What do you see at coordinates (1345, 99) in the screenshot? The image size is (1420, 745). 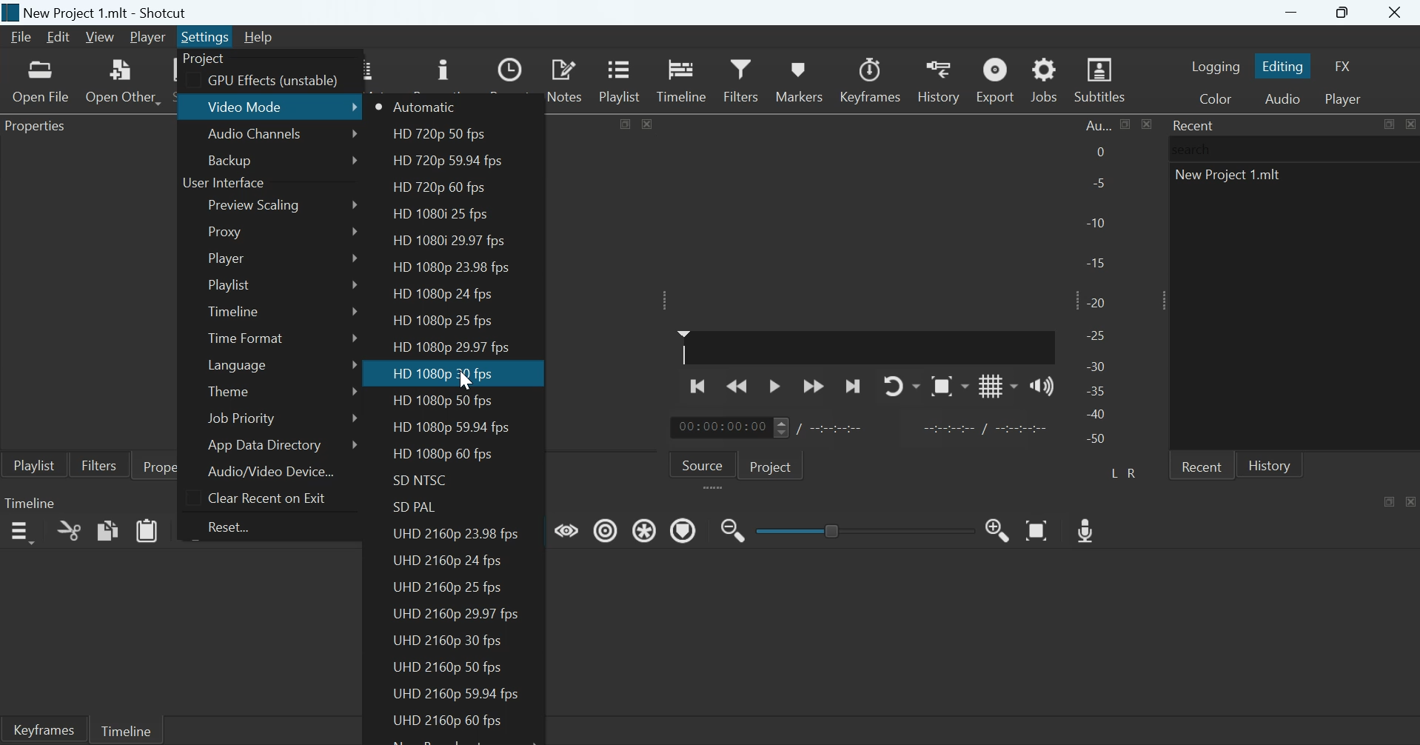 I see `Switch to the Player only layout` at bounding box center [1345, 99].